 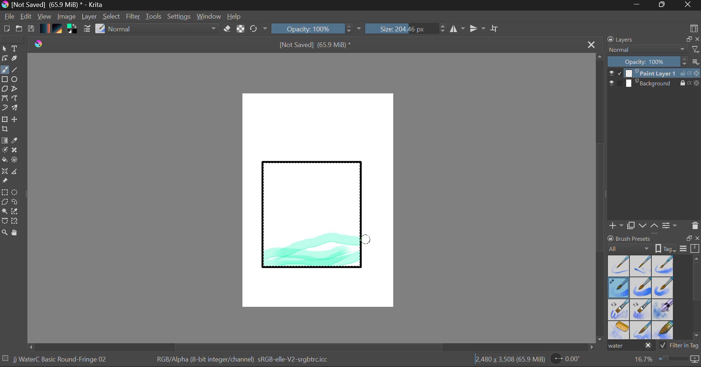 I want to click on Minimize, so click(x=663, y=5).